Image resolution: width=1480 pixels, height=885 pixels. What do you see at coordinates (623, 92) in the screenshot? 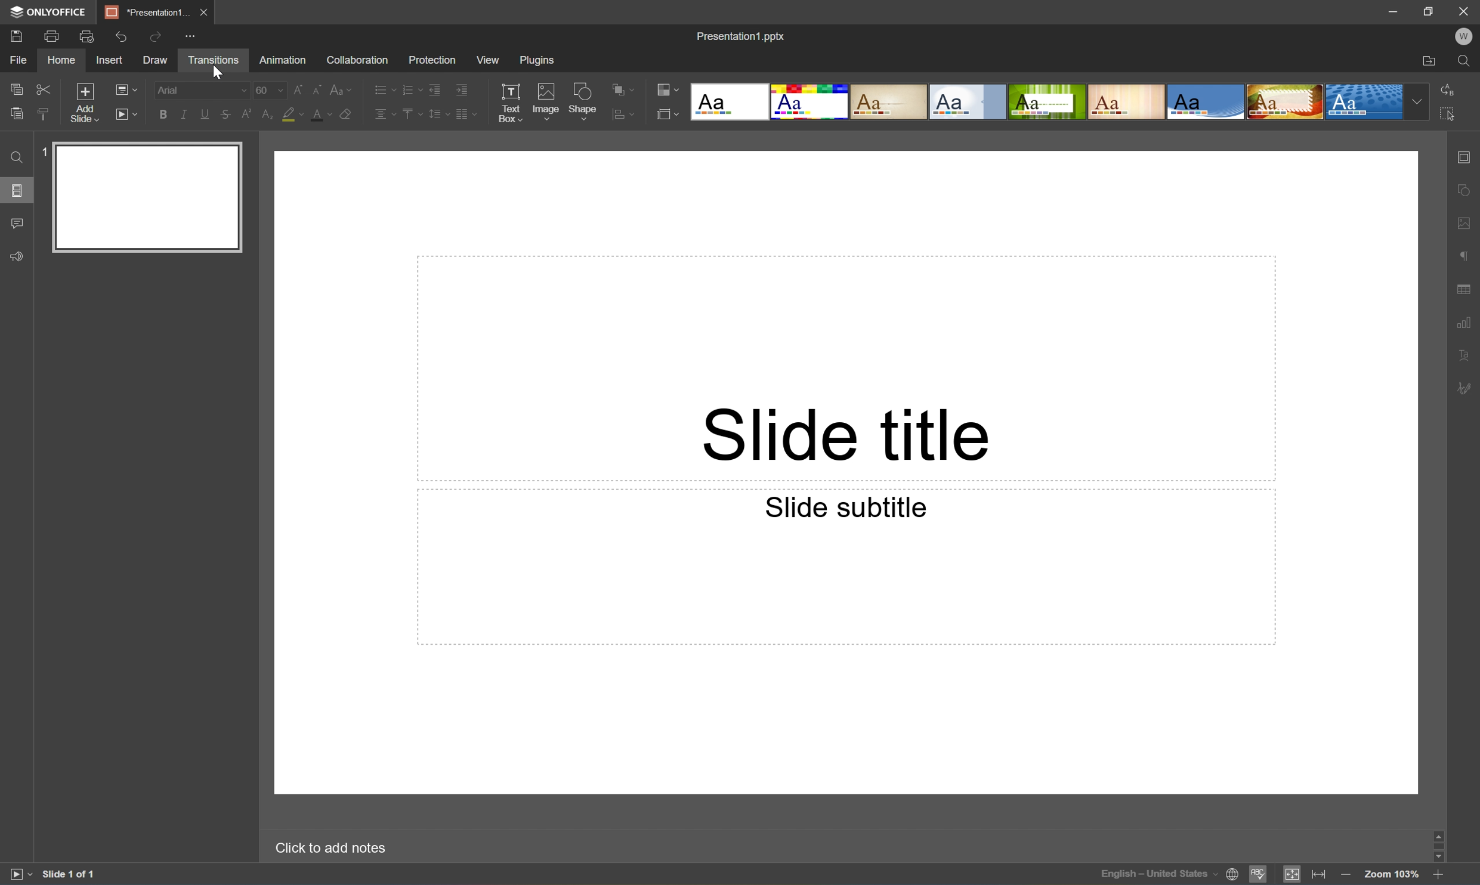
I see `Arrange shapes` at bounding box center [623, 92].